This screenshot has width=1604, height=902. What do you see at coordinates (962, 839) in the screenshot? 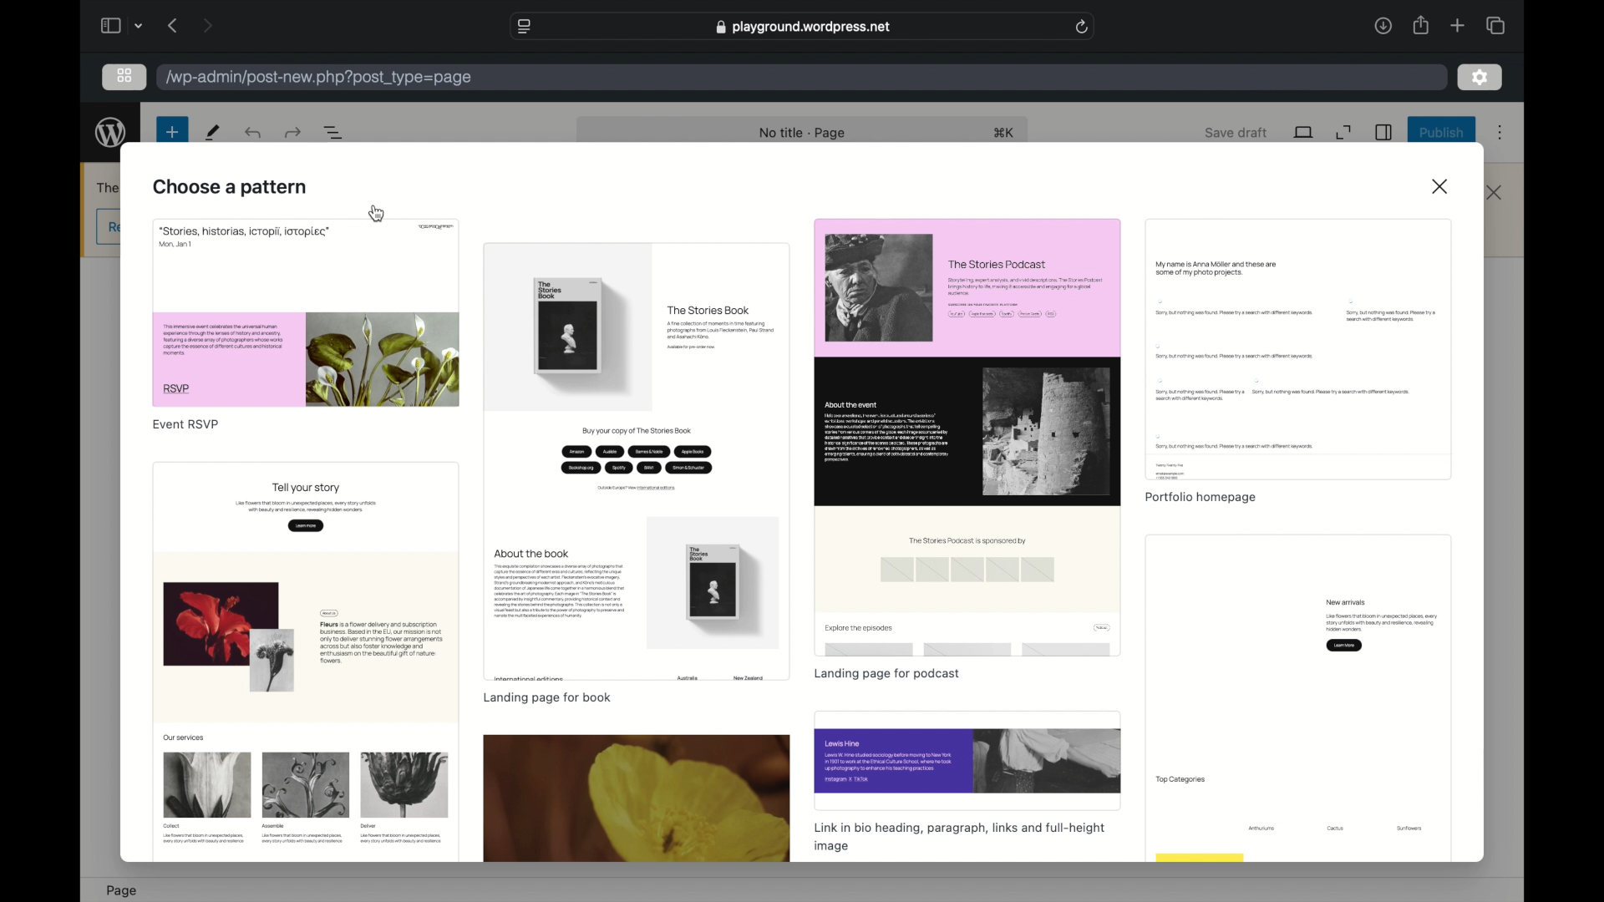
I see `link in bio heading, paragraph, links and full-height image` at bounding box center [962, 839].